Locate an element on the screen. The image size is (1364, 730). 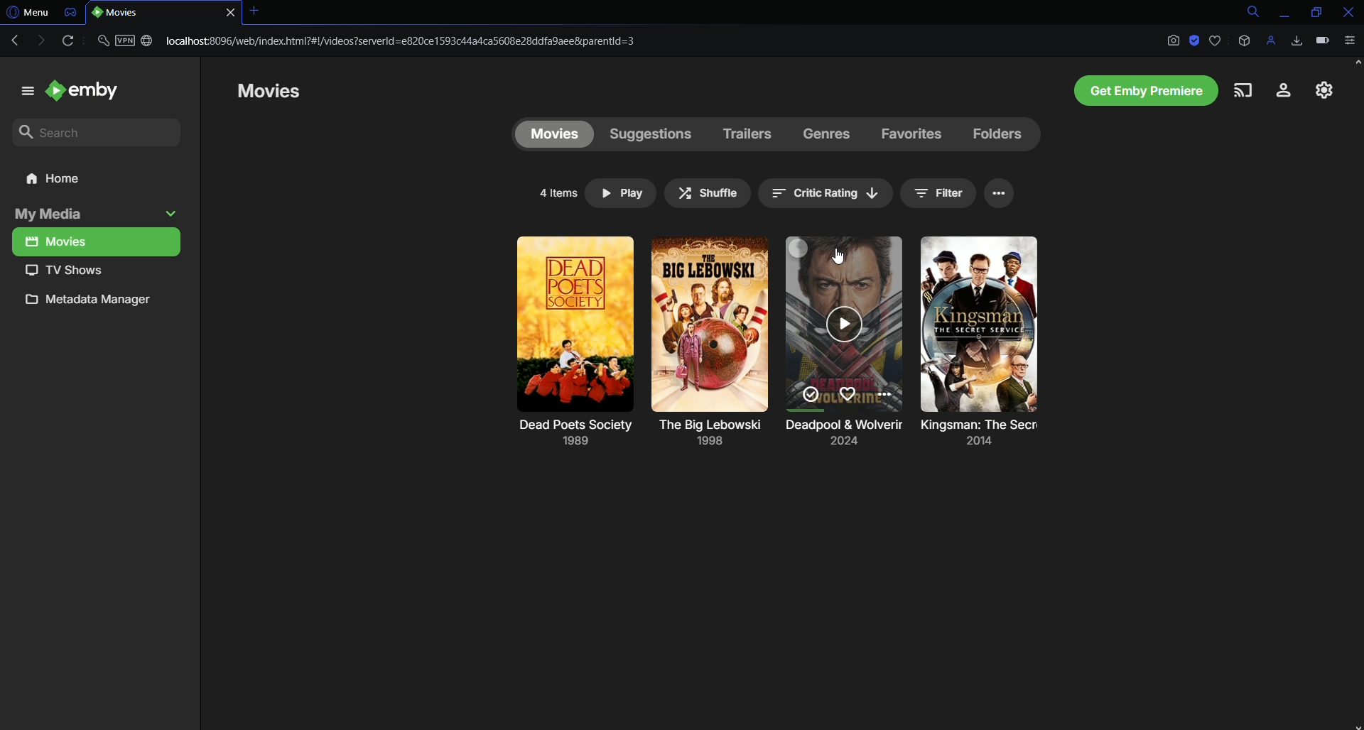
emby is located at coordinates (90, 89).